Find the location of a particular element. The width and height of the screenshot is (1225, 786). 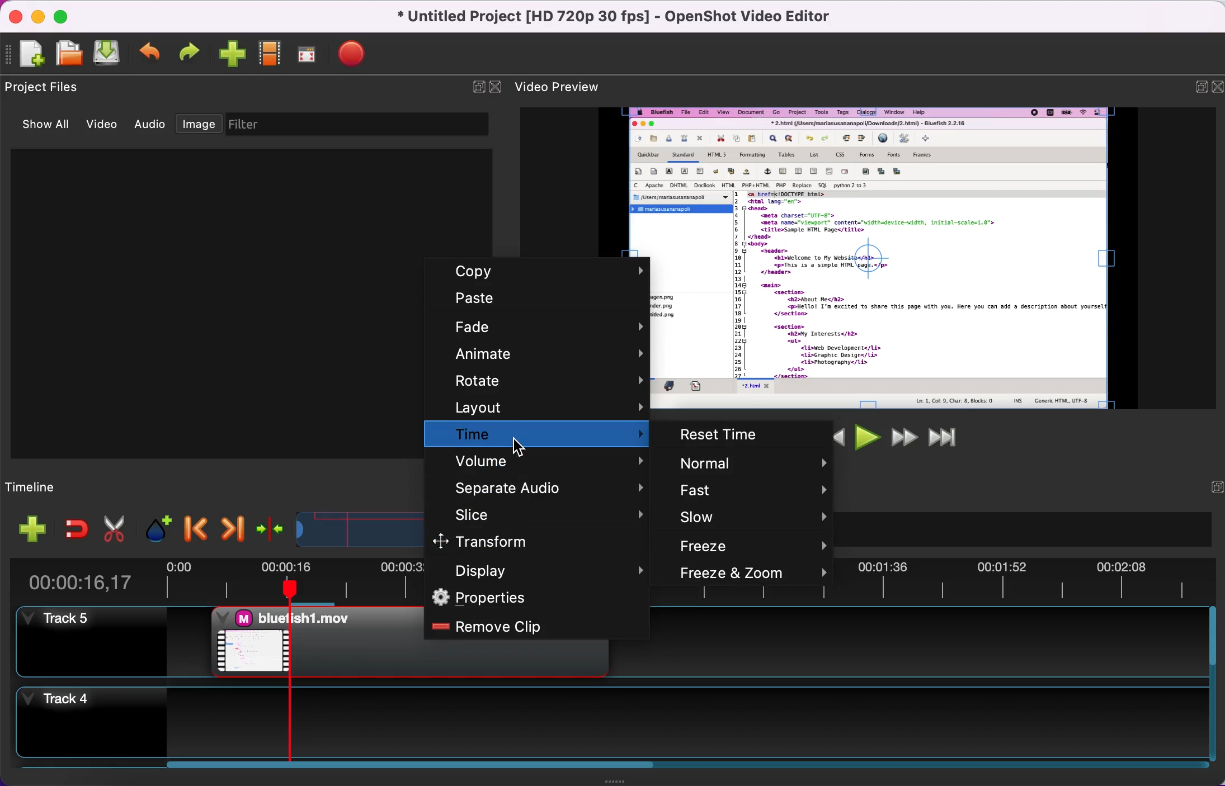

add marker is located at coordinates (154, 525).